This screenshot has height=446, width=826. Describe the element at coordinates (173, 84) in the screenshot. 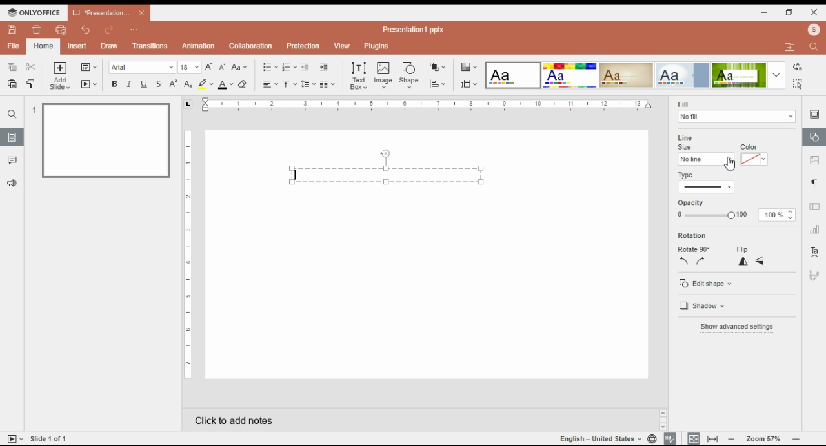

I see `superscript` at that location.